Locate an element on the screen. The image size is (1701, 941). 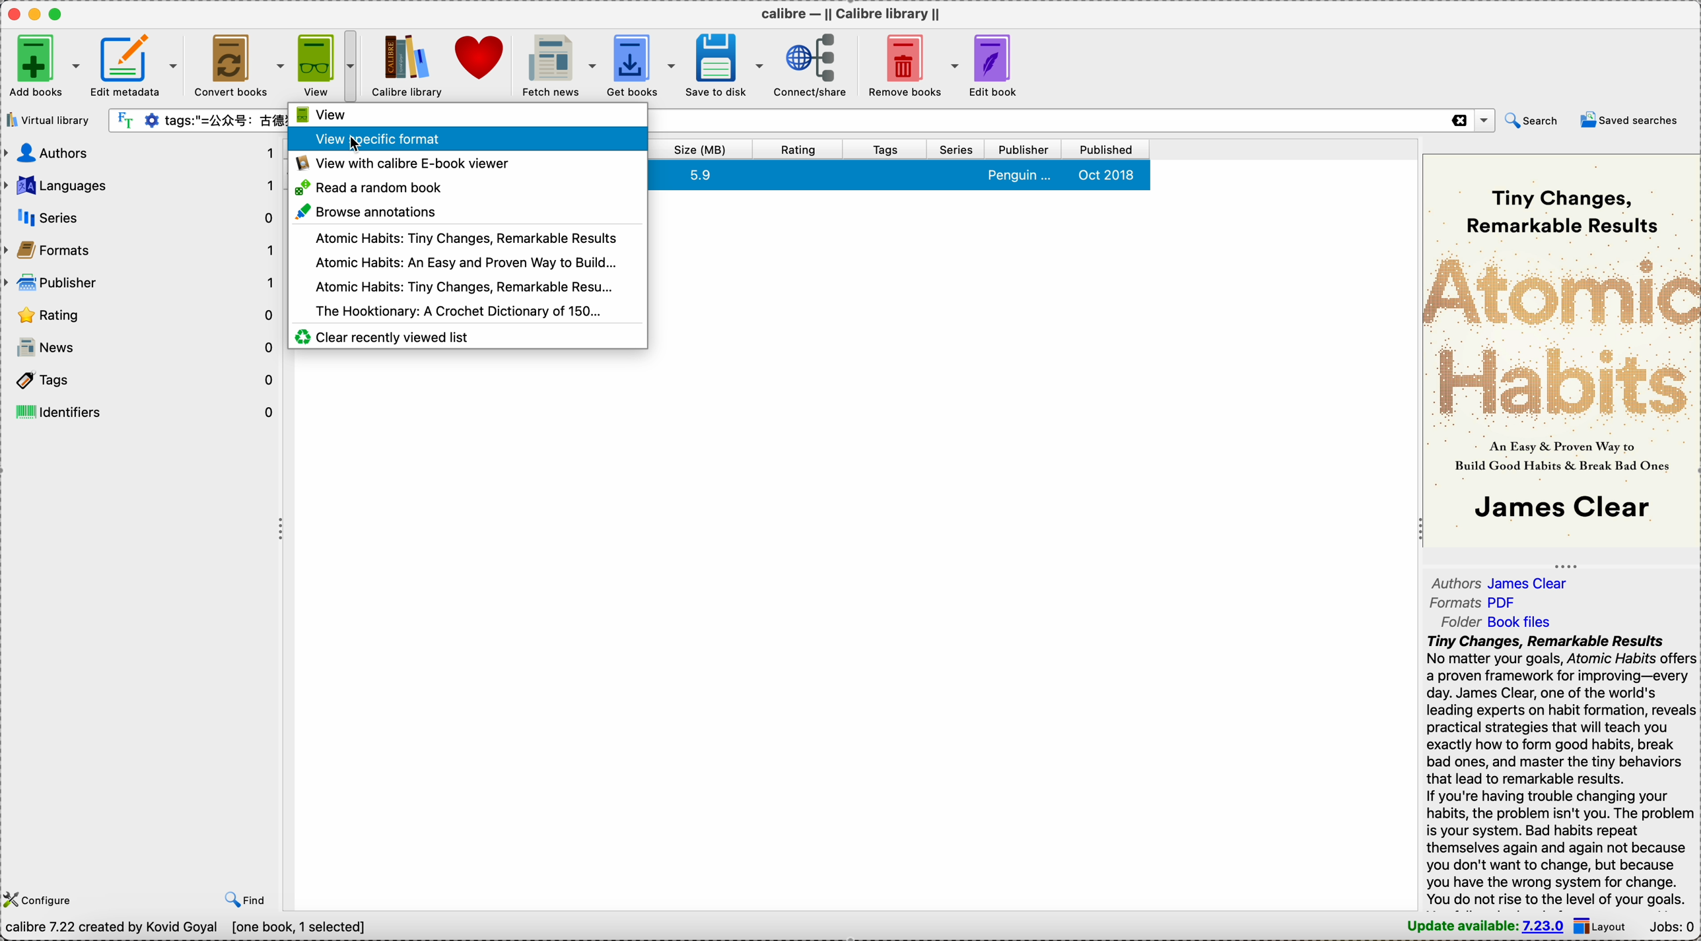
publisher is located at coordinates (141, 280).